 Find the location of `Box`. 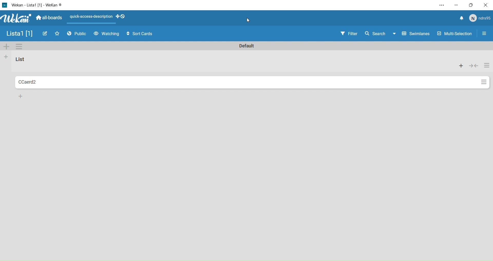

Box is located at coordinates (470, 6).